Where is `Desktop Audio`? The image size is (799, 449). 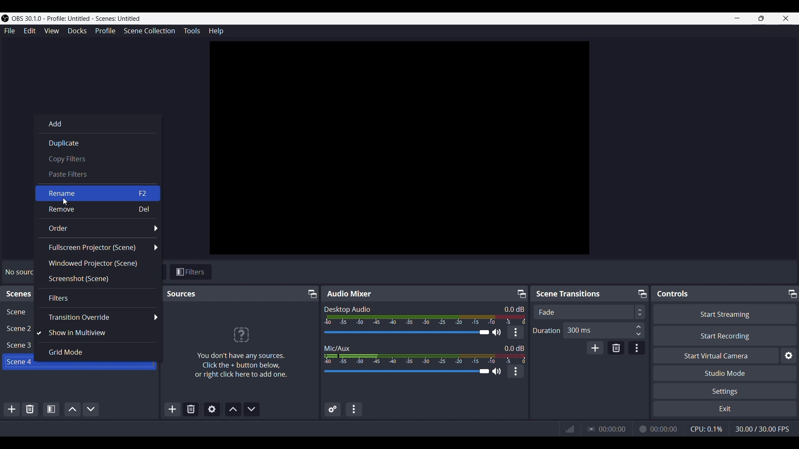
Desktop Audio is located at coordinates (347, 309).